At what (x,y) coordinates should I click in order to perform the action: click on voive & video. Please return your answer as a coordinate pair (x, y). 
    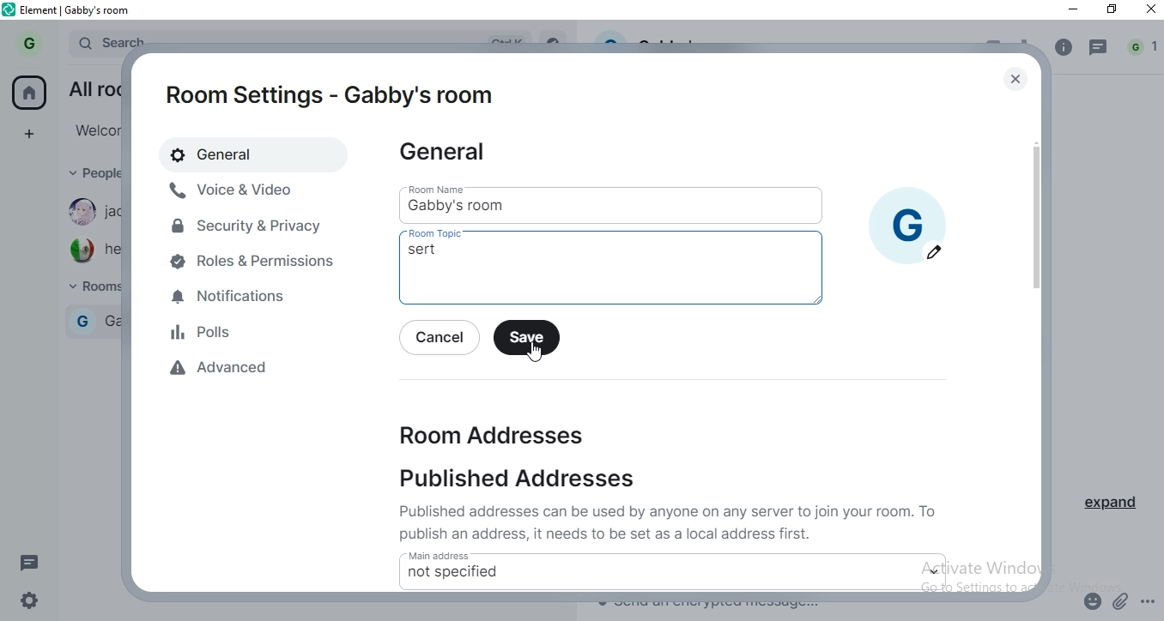
    Looking at the image, I should click on (238, 190).